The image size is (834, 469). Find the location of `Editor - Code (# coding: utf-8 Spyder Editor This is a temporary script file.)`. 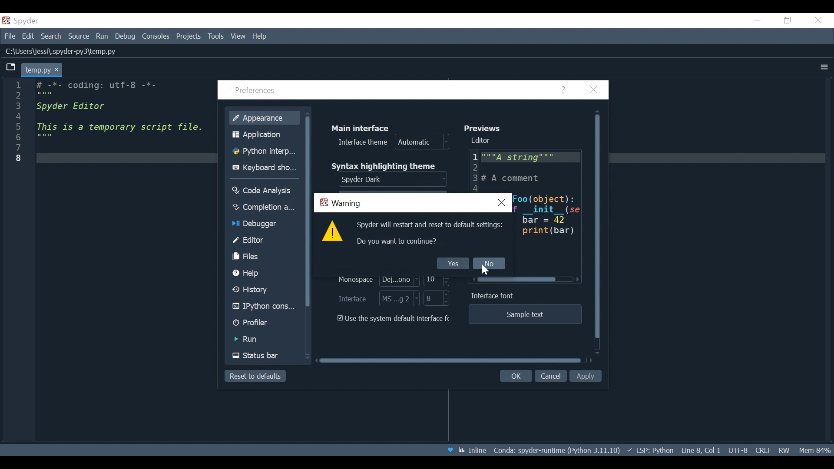

Editor - Code (# coding: utf-8 Spyder Editor This is a temporary script file.) is located at coordinates (116, 122).